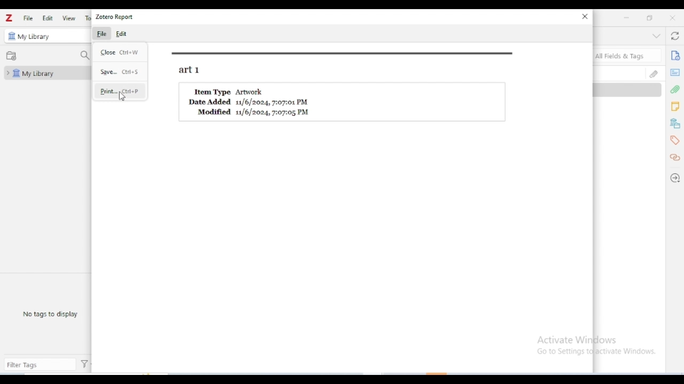  Describe the element at coordinates (676, 141) in the screenshot. I see `tags` at that location.